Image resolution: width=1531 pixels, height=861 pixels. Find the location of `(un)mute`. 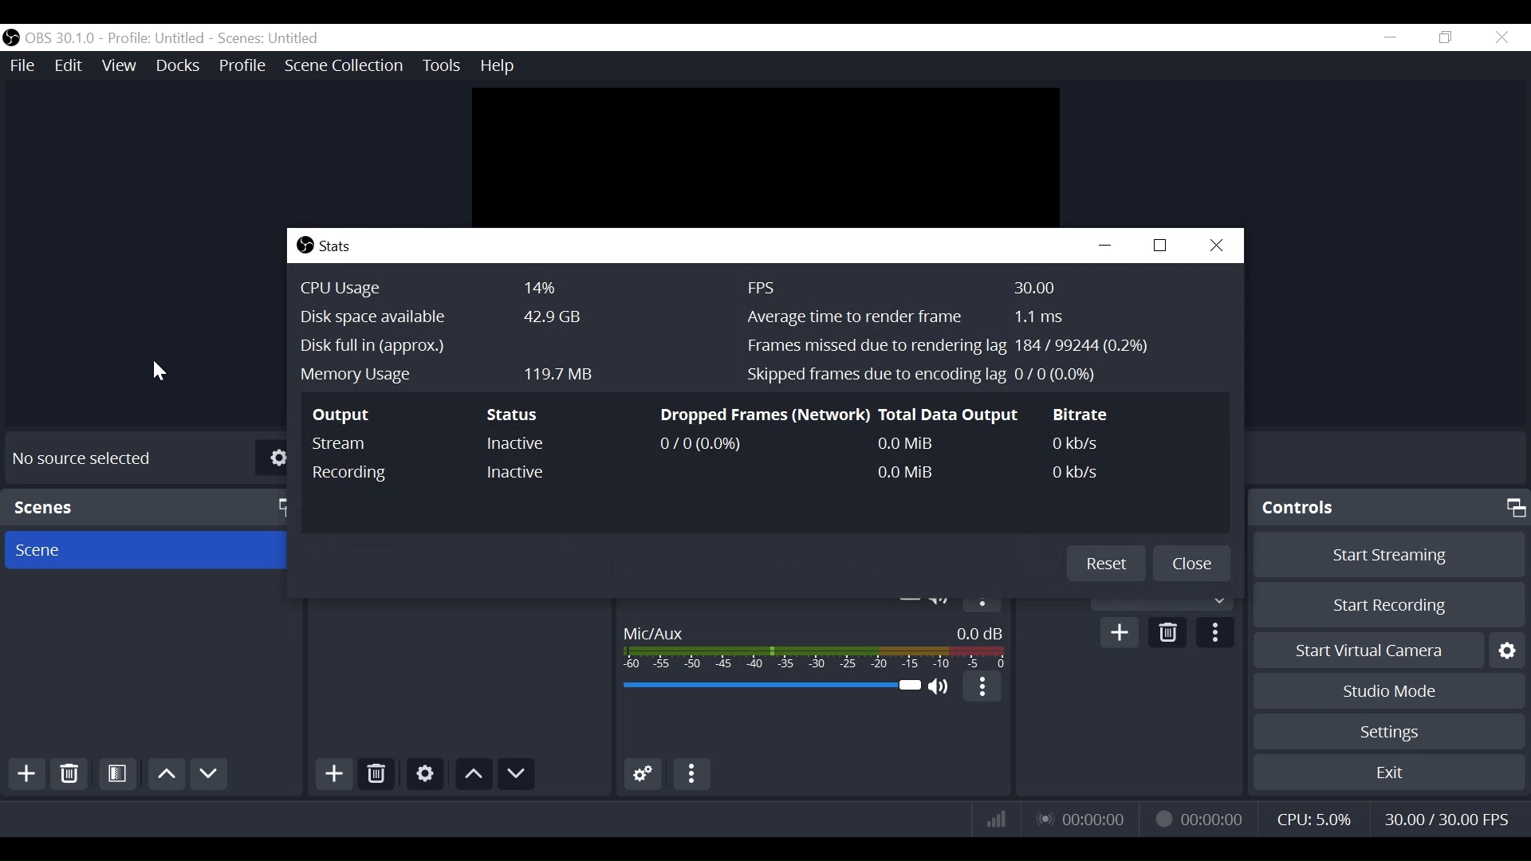

(un)mute is located at coordinates (940, 690).